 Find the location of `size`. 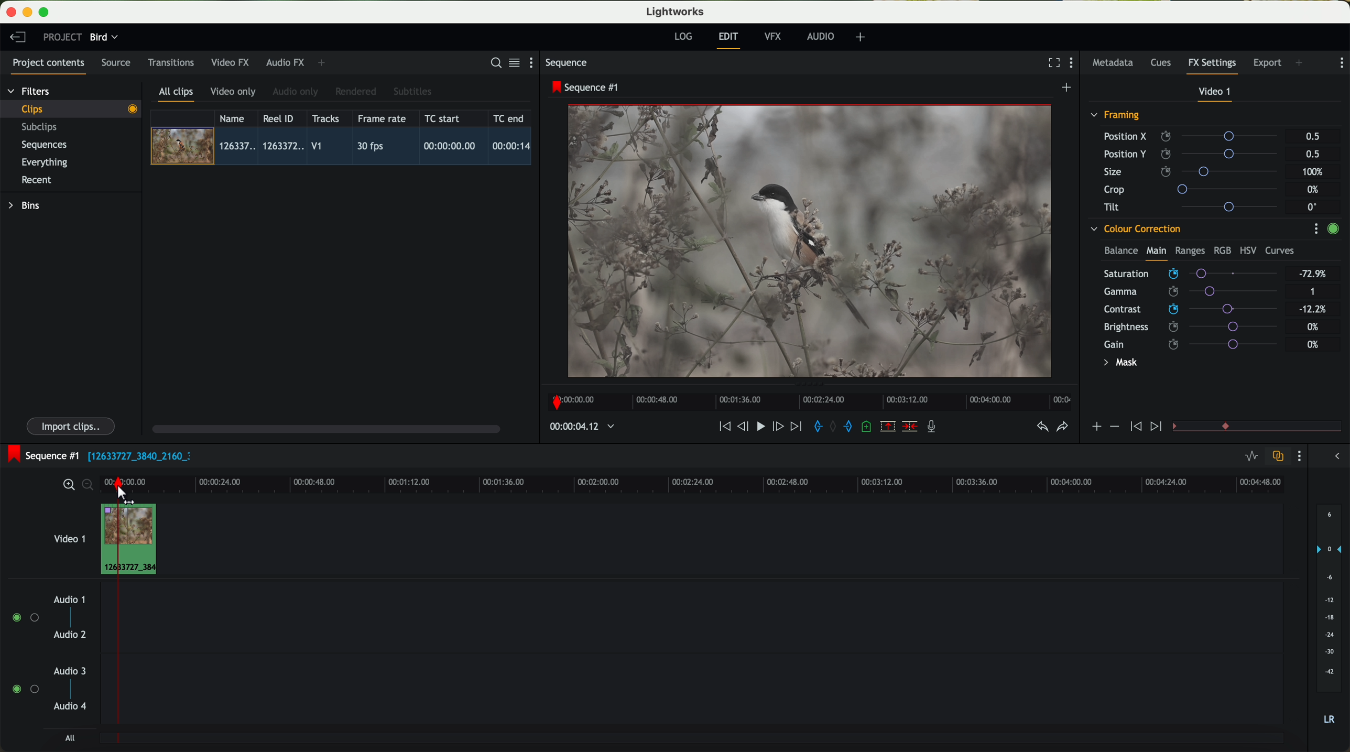

size is located at coordinates (1193, 172).